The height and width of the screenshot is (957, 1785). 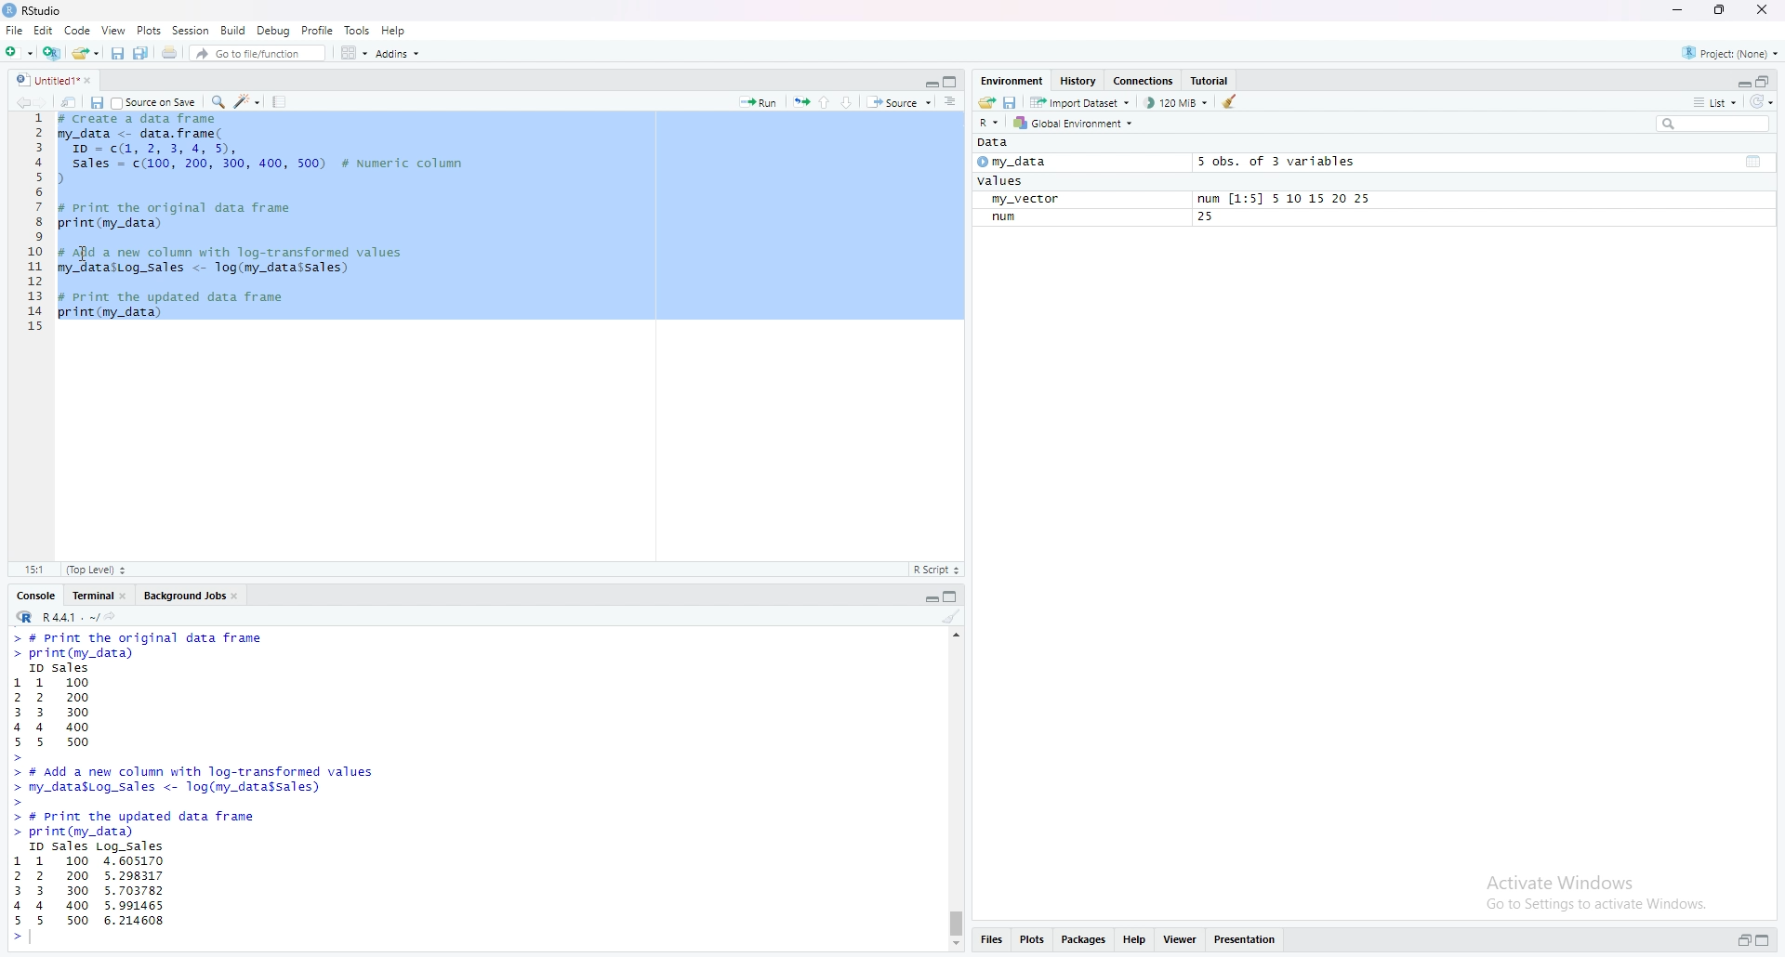 What do you see at coordinates (1007, 218) in the screenshot?
I see `num` at bounding box center [1007, 218].